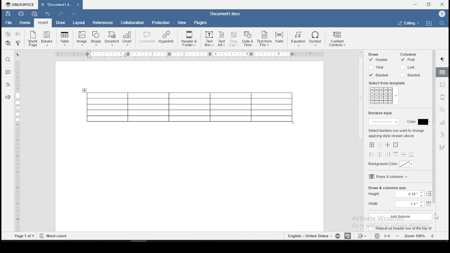 Image resolution: width=450 pixels, height=253 pixels. Describe the element at coordinates (411, 75) in the screenshot. I see `banded` at that location.